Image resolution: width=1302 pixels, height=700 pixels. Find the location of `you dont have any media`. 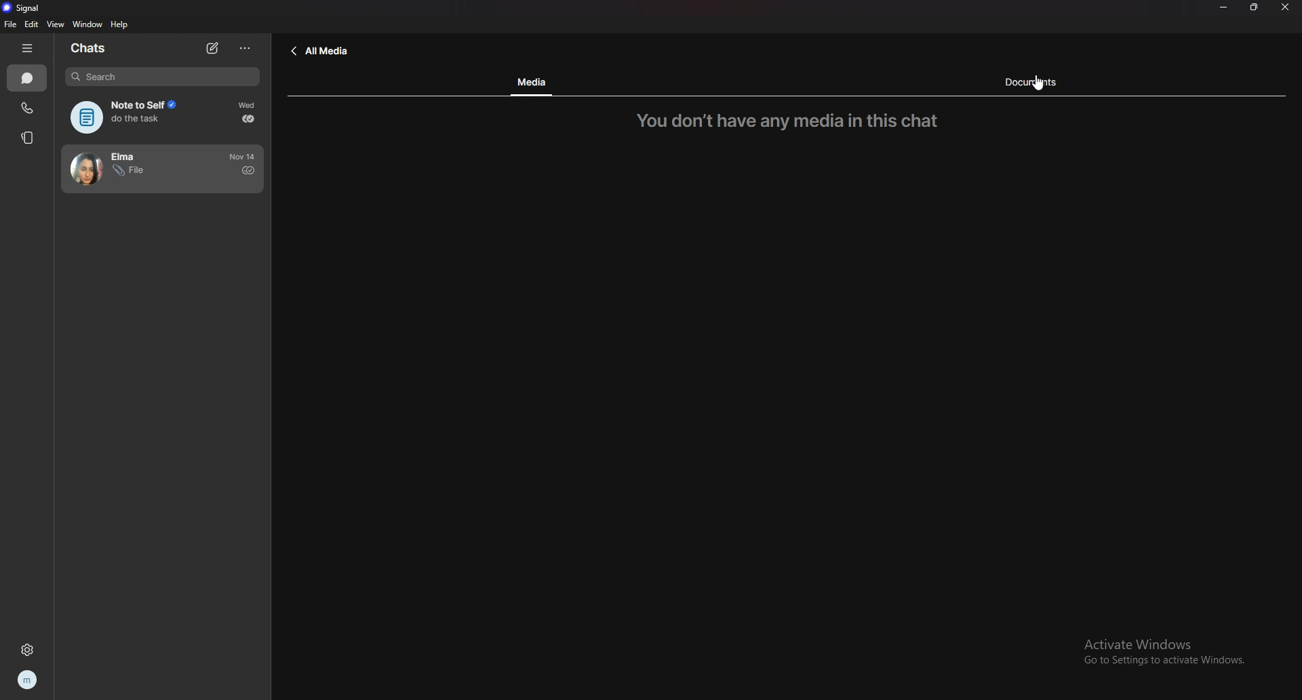

you dont have any media is located at coordinates (795, 121).